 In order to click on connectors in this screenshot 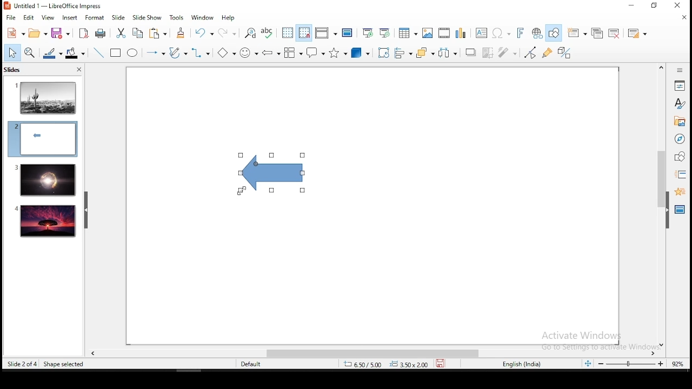, I will do `click(201, 53)`.